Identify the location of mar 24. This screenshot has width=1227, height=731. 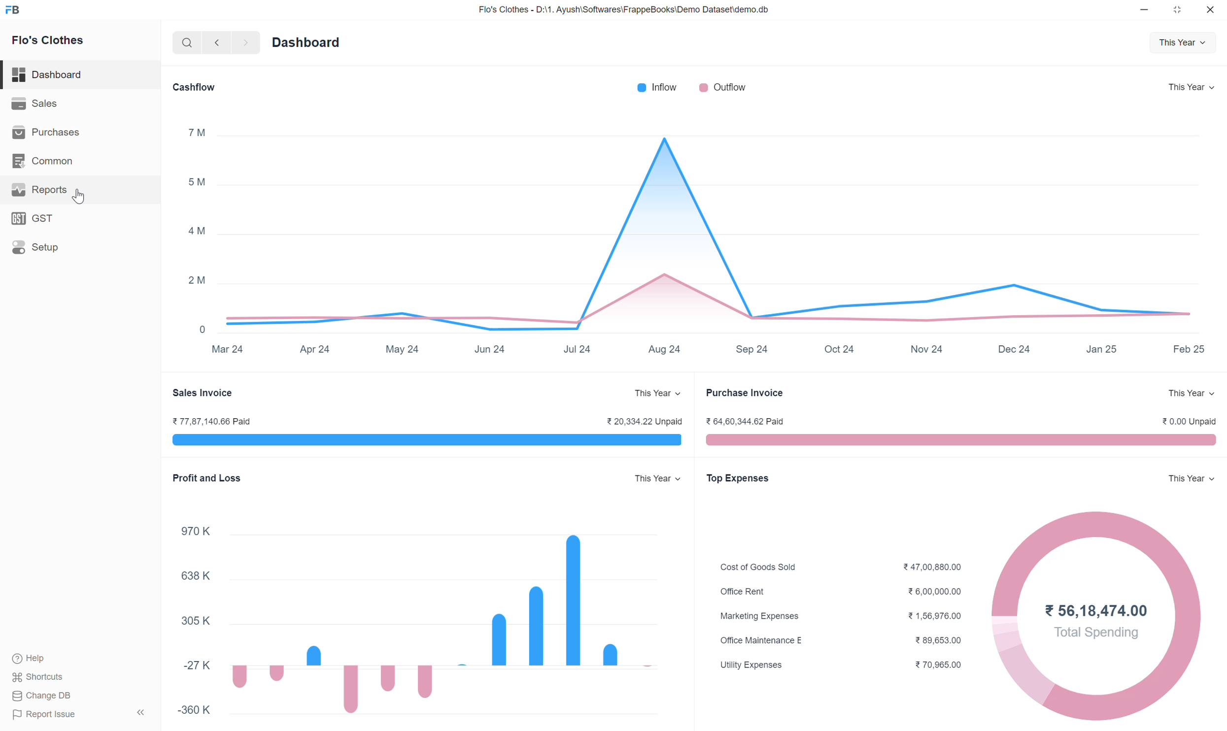
(227, 350).